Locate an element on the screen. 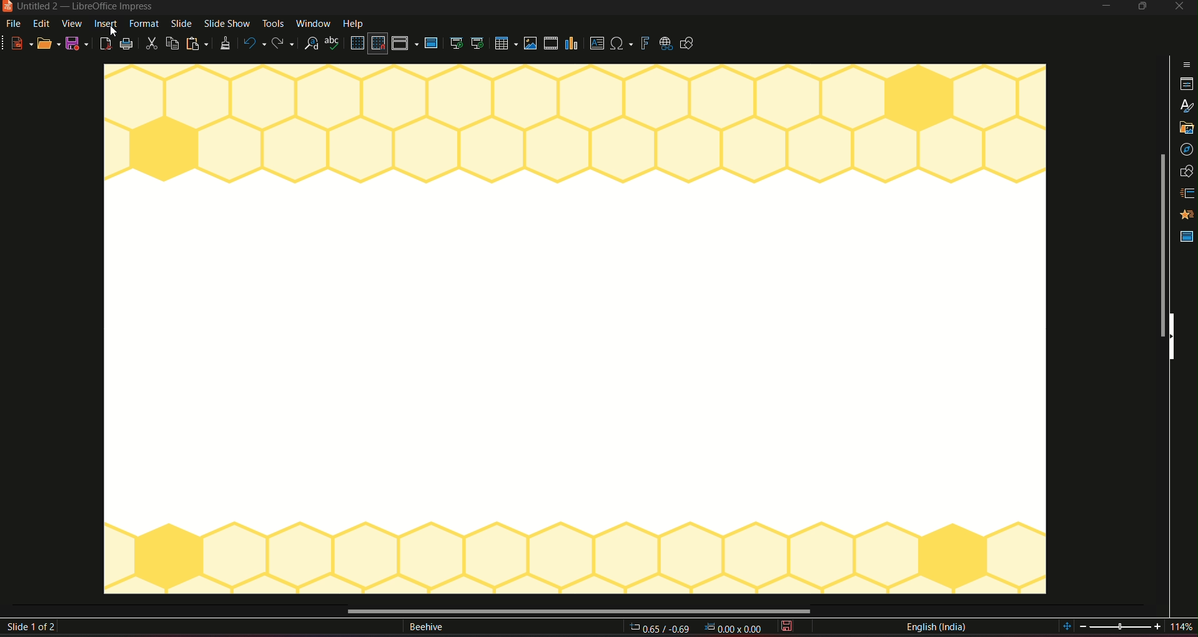 Image resolution: width=1198 pixels, height=637 pixels. sidebar settings is located at coordinates (1186, 64).